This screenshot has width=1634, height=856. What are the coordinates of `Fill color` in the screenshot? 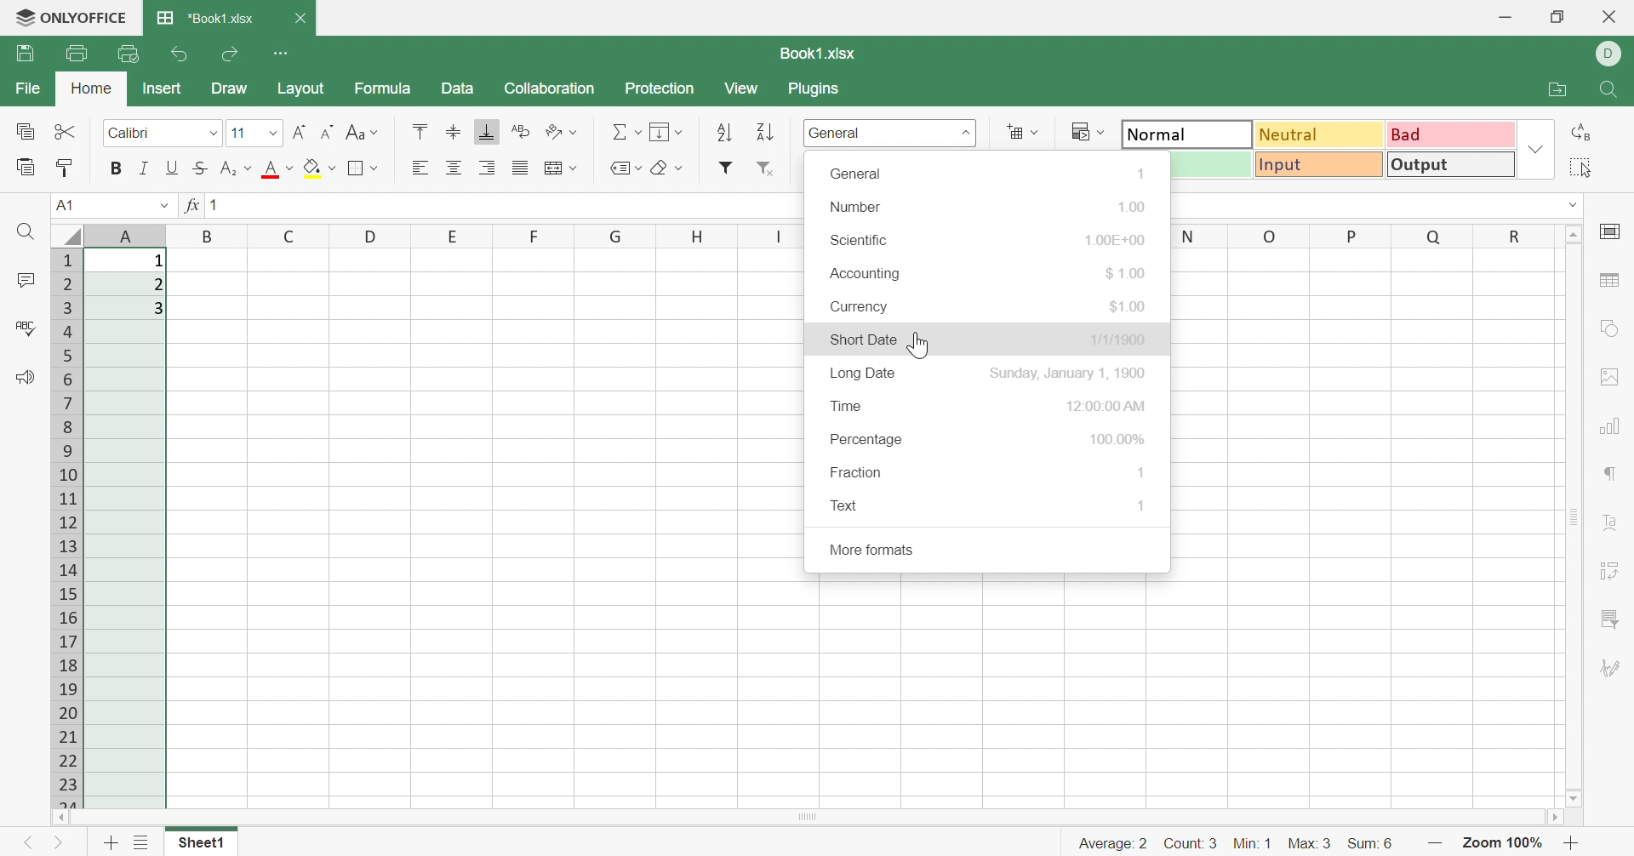 It's located at (319, 167).